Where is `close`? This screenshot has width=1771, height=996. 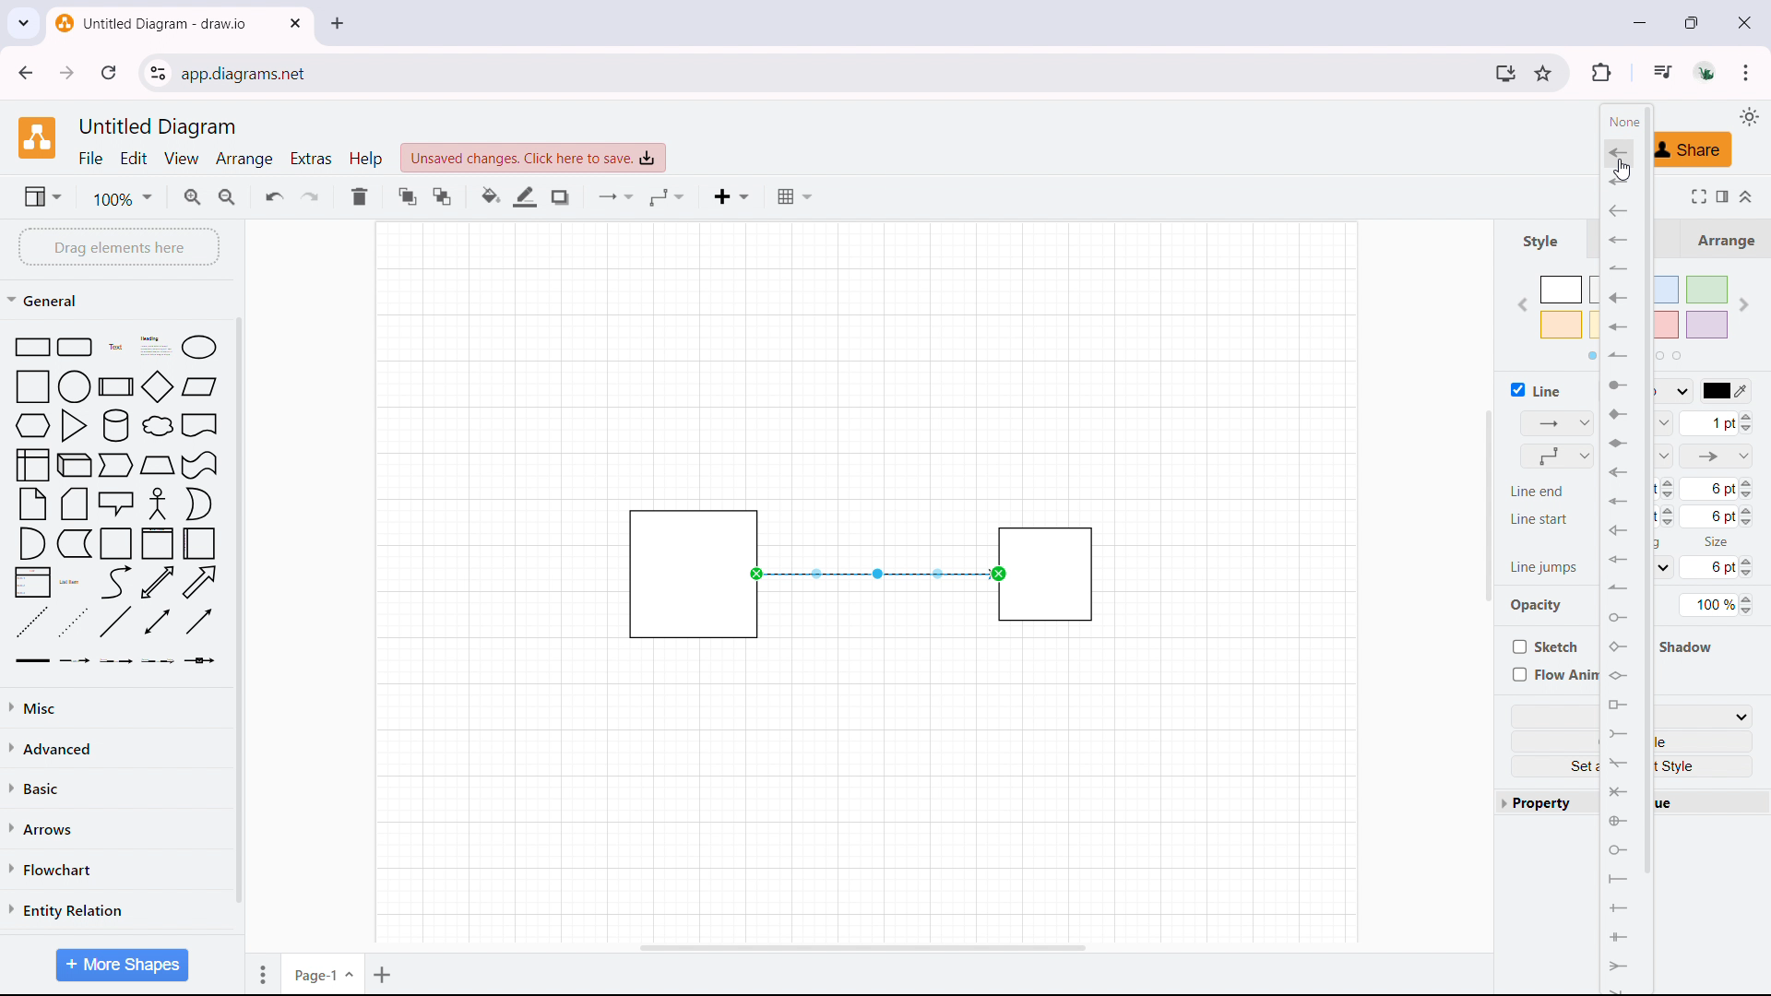
close is located at coordinates (1743, 20).